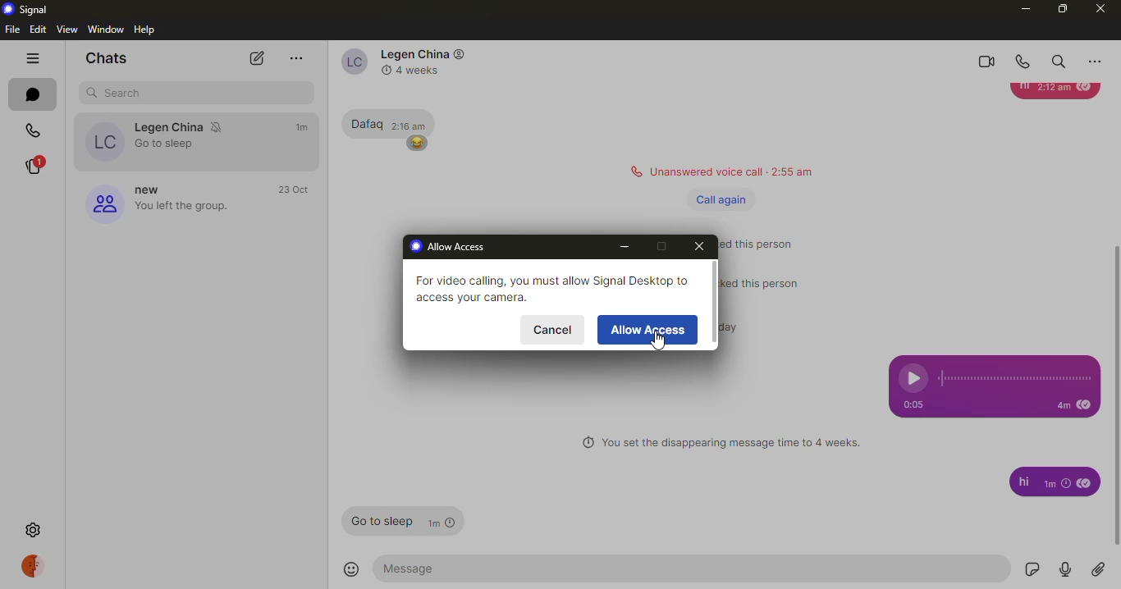  I want to click on profile, so click(35, 565).